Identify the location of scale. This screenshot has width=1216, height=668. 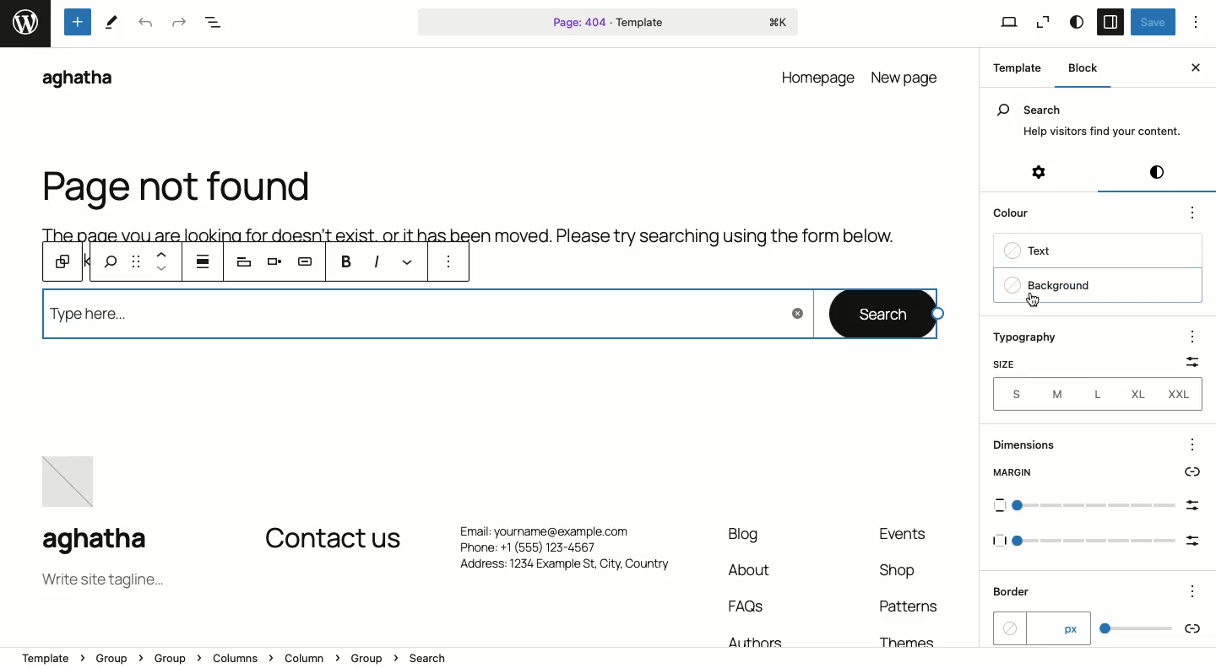
(1151, 628).